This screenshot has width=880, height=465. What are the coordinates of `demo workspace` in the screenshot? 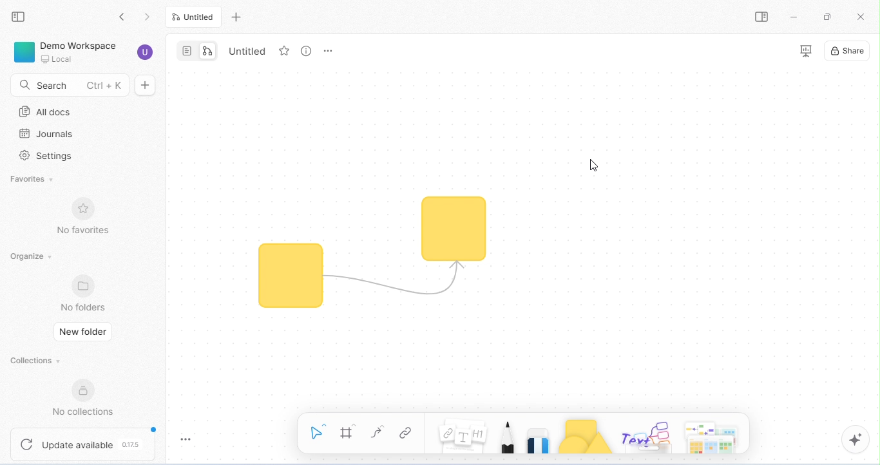 It's located at (65, 51).